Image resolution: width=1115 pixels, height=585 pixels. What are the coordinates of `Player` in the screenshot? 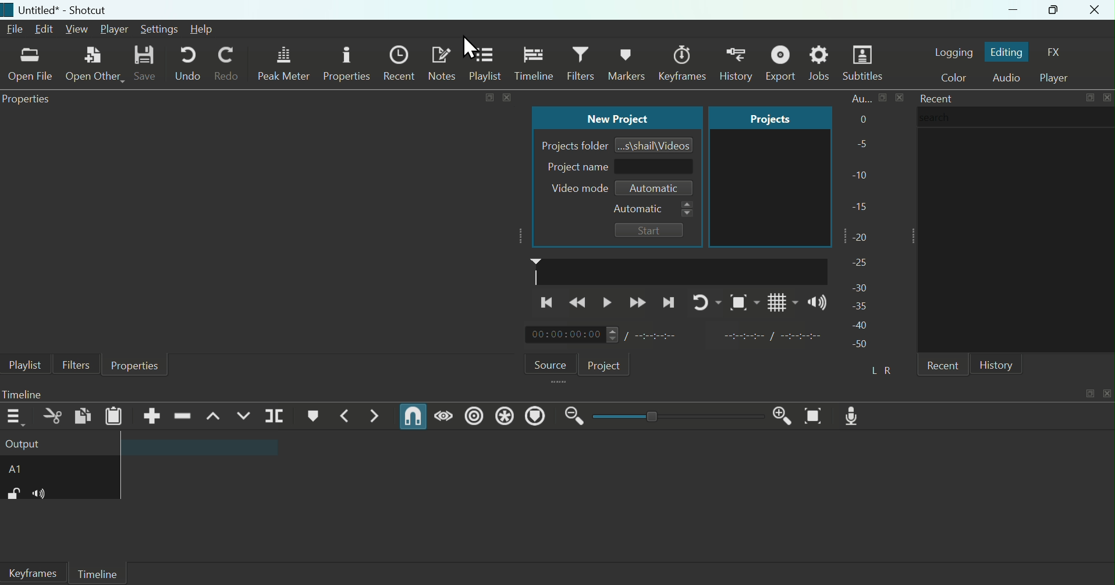 It's located at (1059, 76).